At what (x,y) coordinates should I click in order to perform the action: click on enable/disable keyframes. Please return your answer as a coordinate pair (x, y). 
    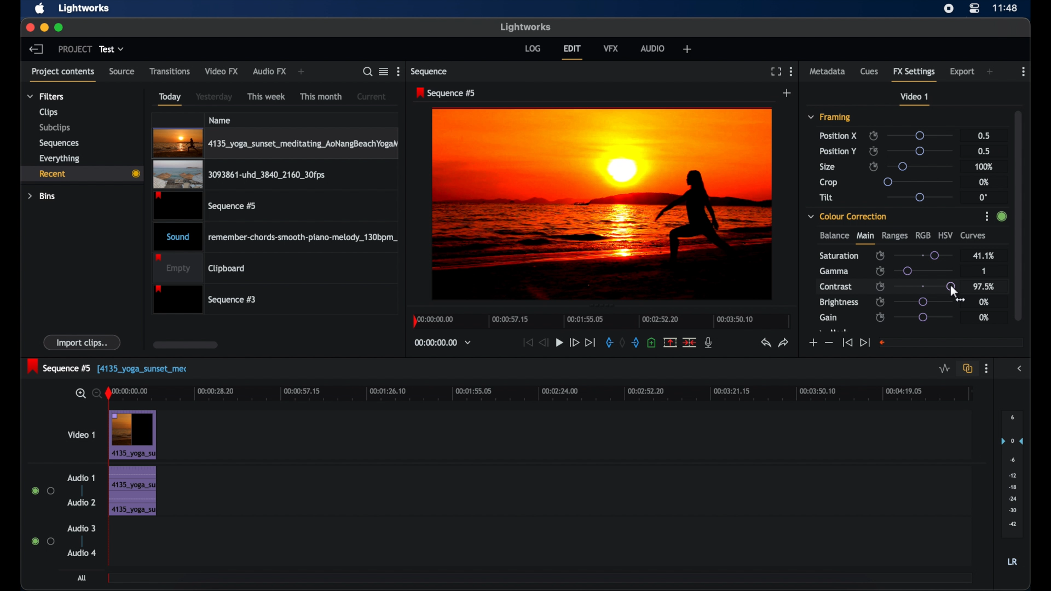
    Looking at the image, I should click on (880, 302).